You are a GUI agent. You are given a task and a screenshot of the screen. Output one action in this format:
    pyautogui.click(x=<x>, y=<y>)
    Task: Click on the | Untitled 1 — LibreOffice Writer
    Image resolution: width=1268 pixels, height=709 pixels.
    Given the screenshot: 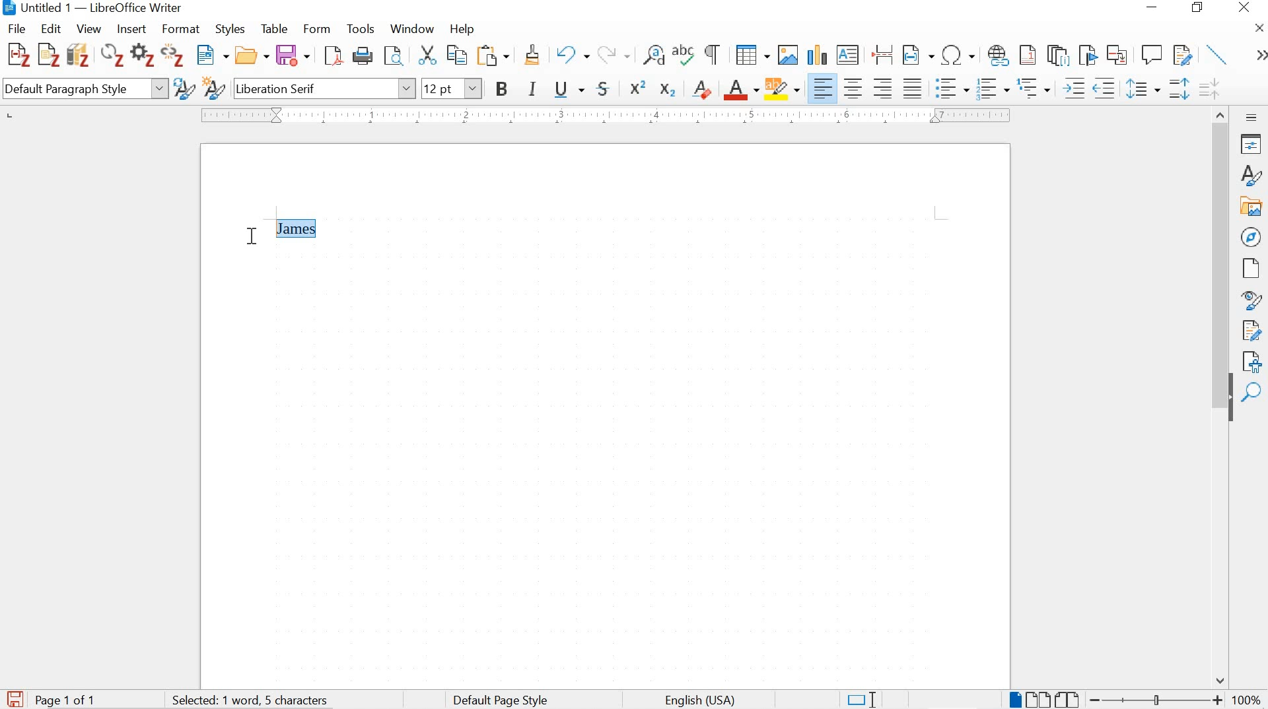 What is the action you would take?
    pyautogui.click(x=94, y=8)
    